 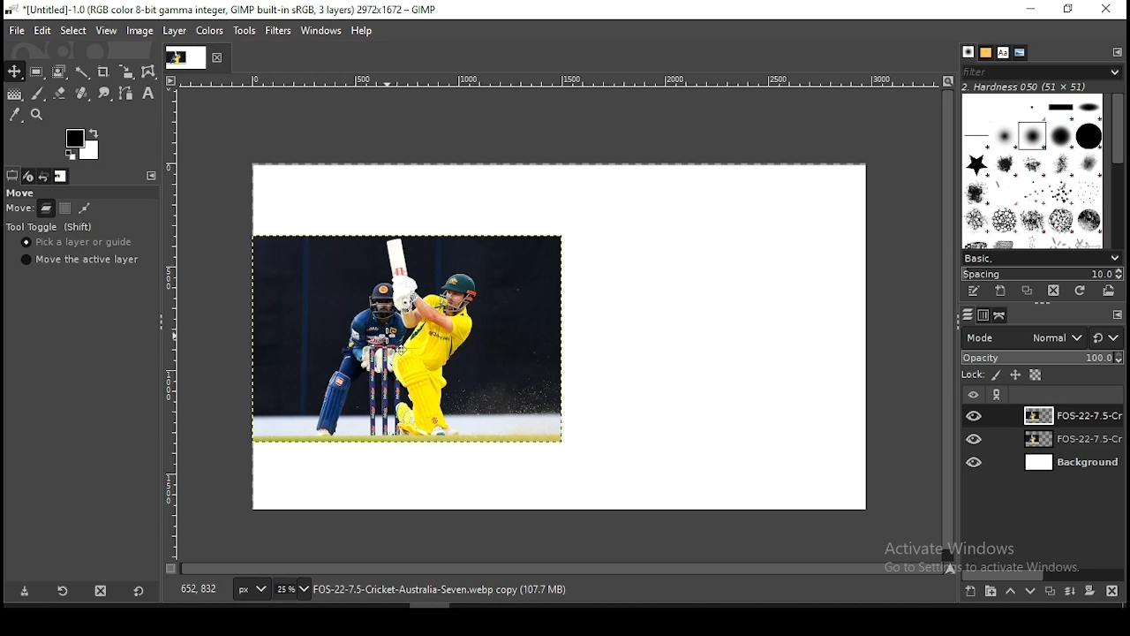 What do you see at coordinates (975, 415) in the screenshot?
I see `layer visibility on/off` at bounding box center [975, 415].